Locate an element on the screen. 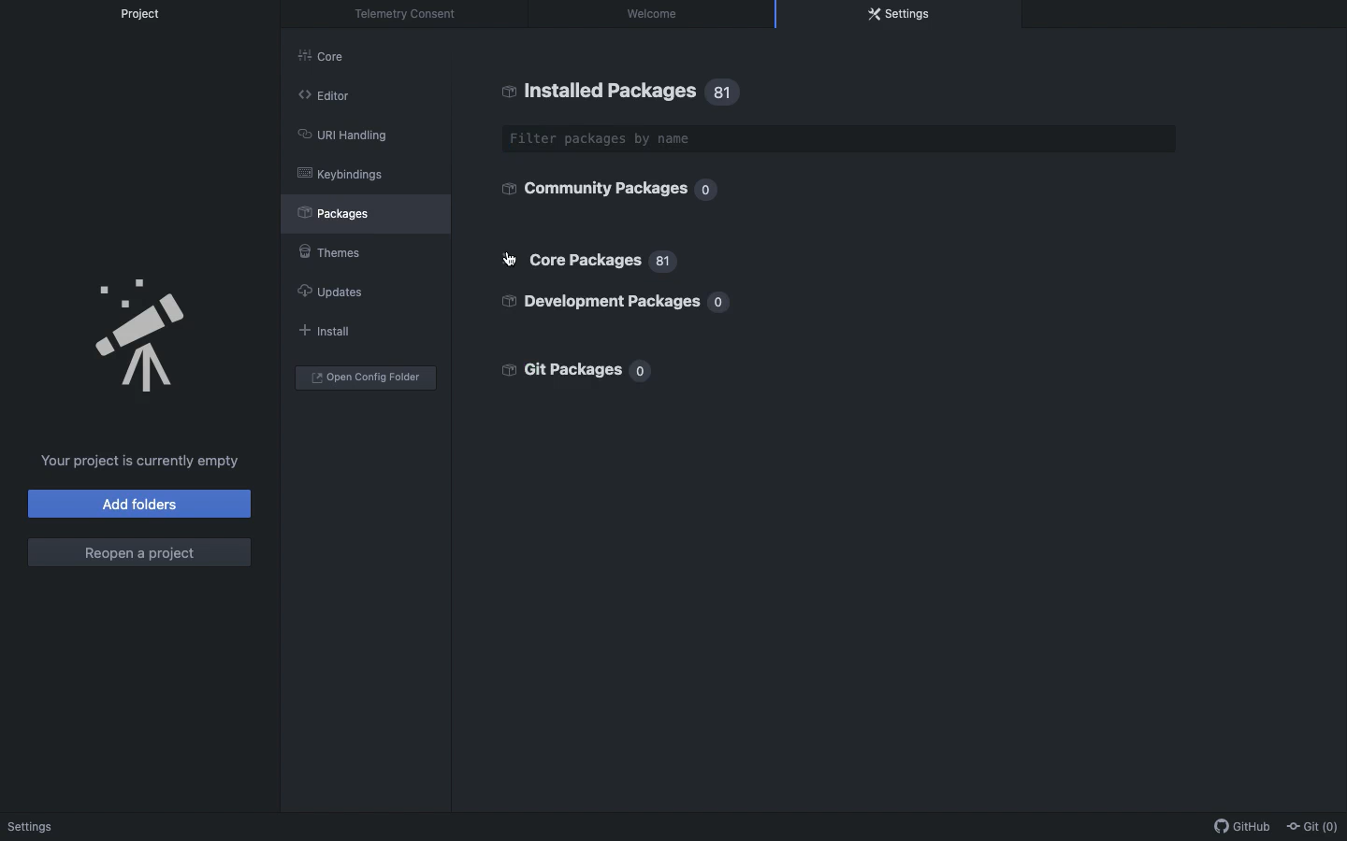 This screenshot has height=841, width=1347. Open config folder is located at coordinates (366, 378).